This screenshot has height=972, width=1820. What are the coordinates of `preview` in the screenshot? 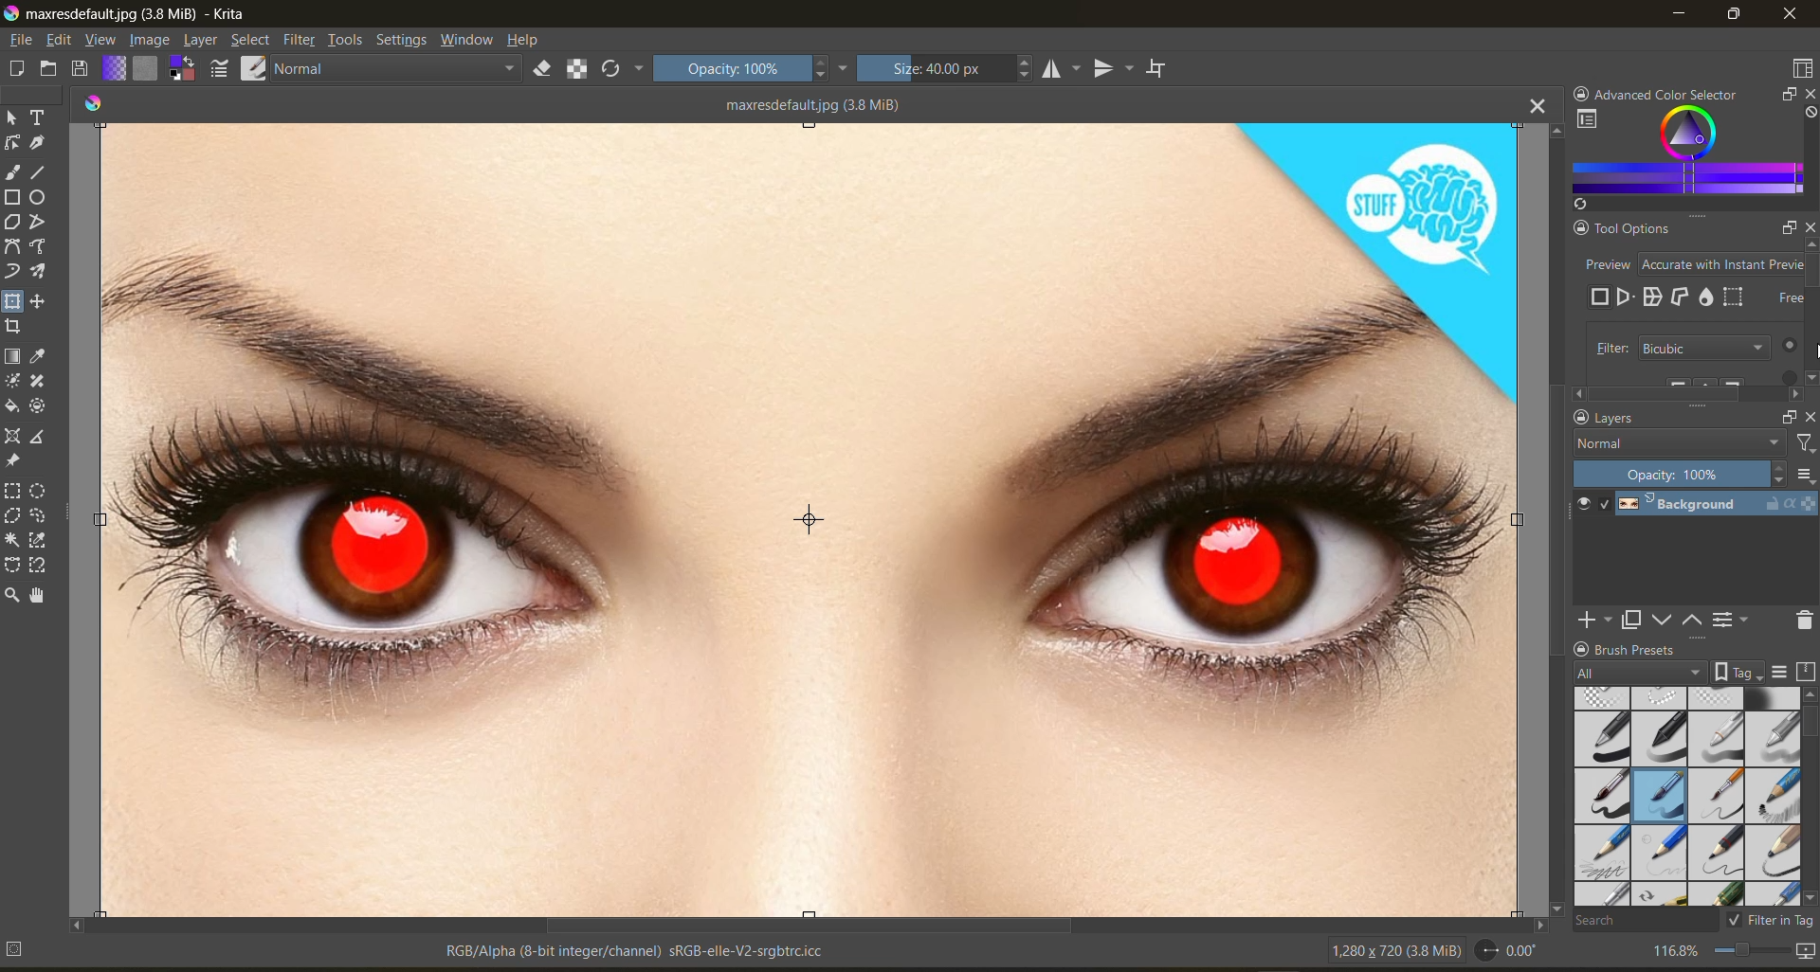 It's located at (1625, 297).